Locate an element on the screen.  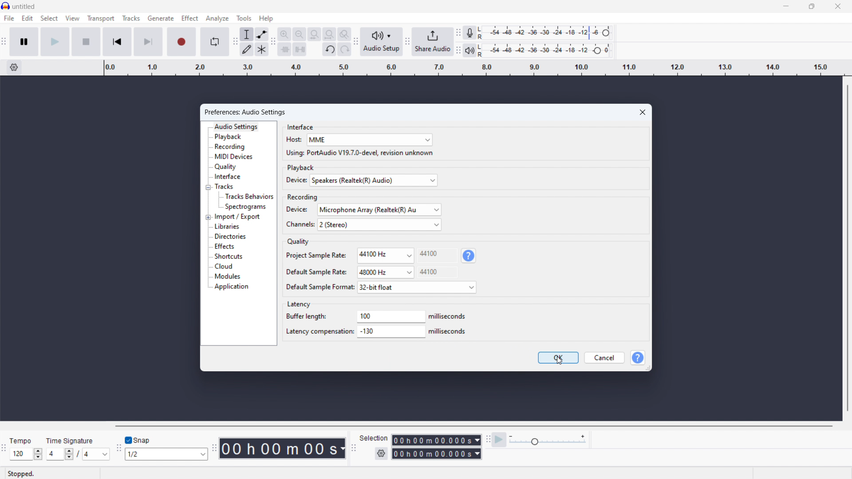
latency is located at coordinates (298, 305).